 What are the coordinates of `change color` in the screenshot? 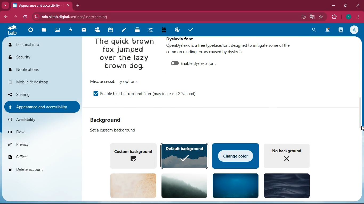 It's located at (236, 155).